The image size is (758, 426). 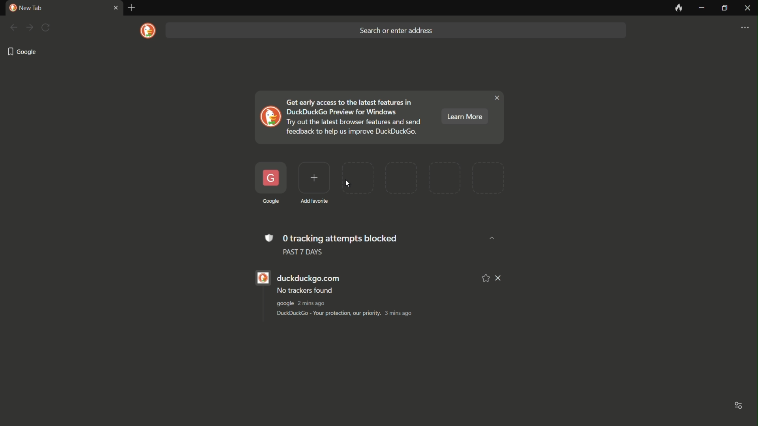 I want to click on settings, so click(x=745, y=28).